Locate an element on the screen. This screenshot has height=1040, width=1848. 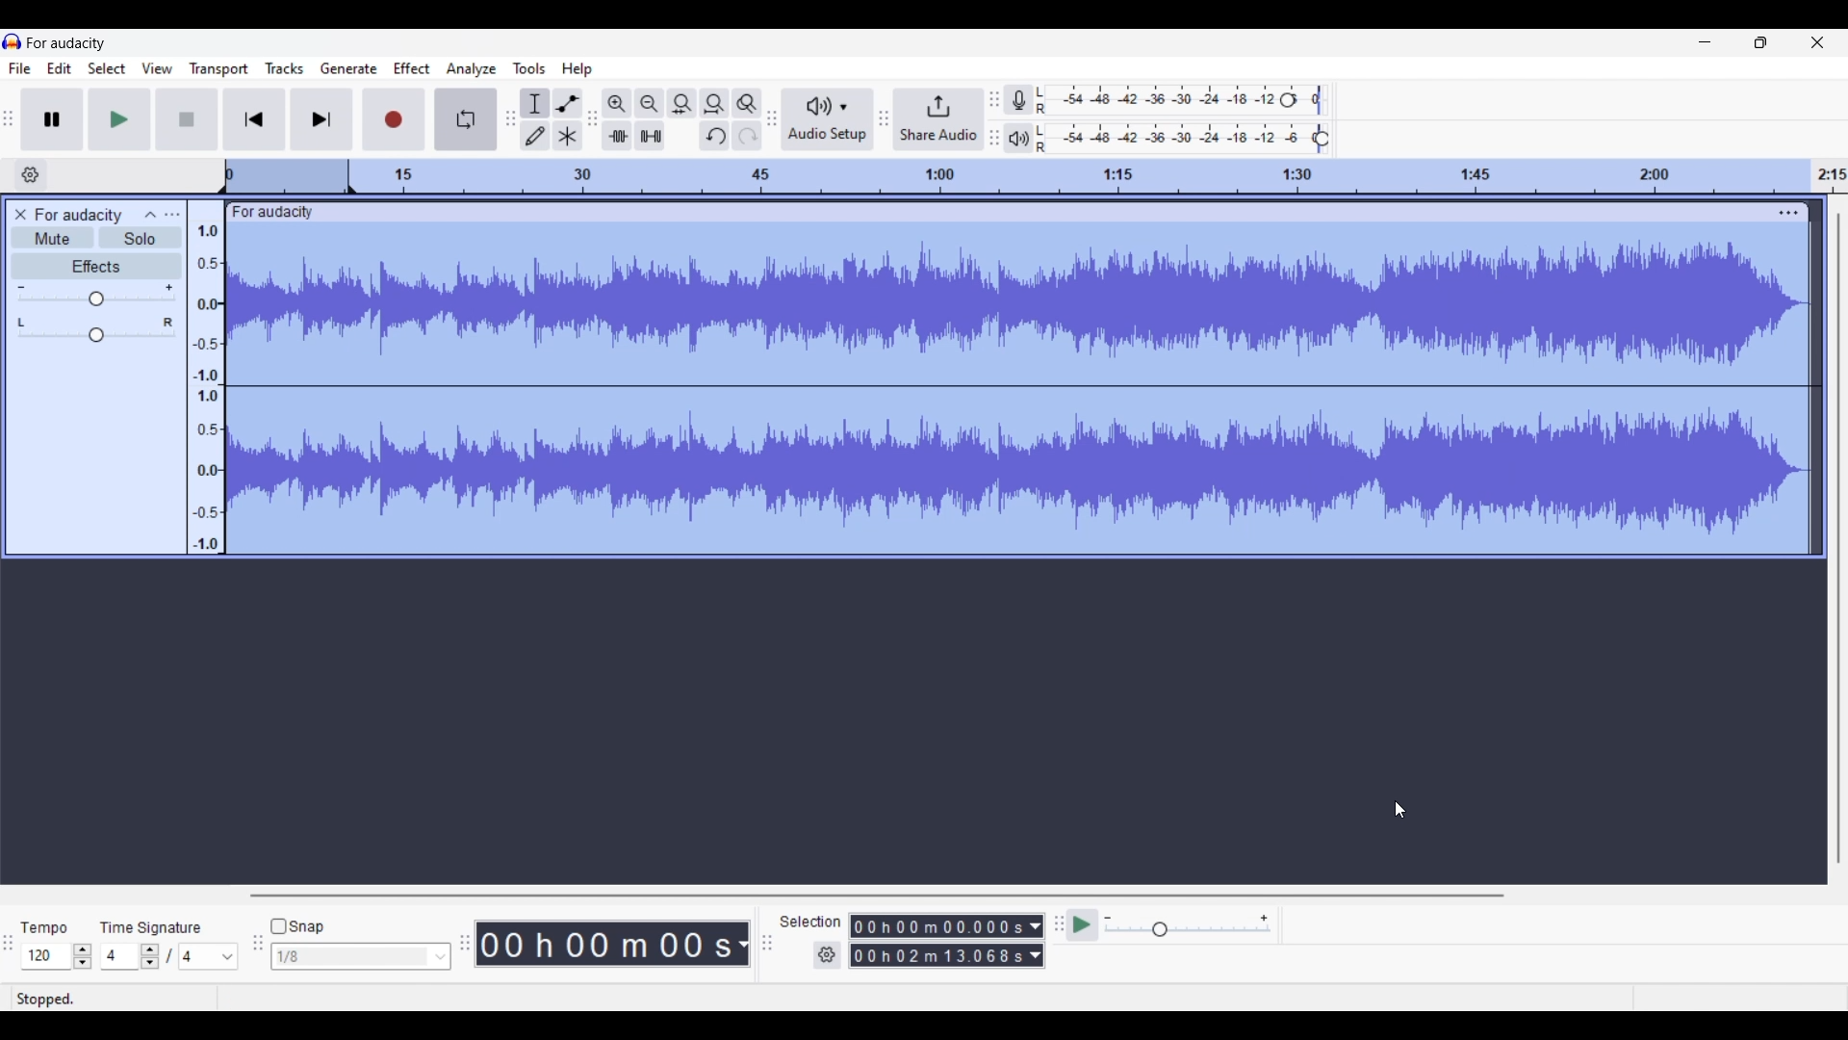
Change pan is located at coordinates (96, 336).